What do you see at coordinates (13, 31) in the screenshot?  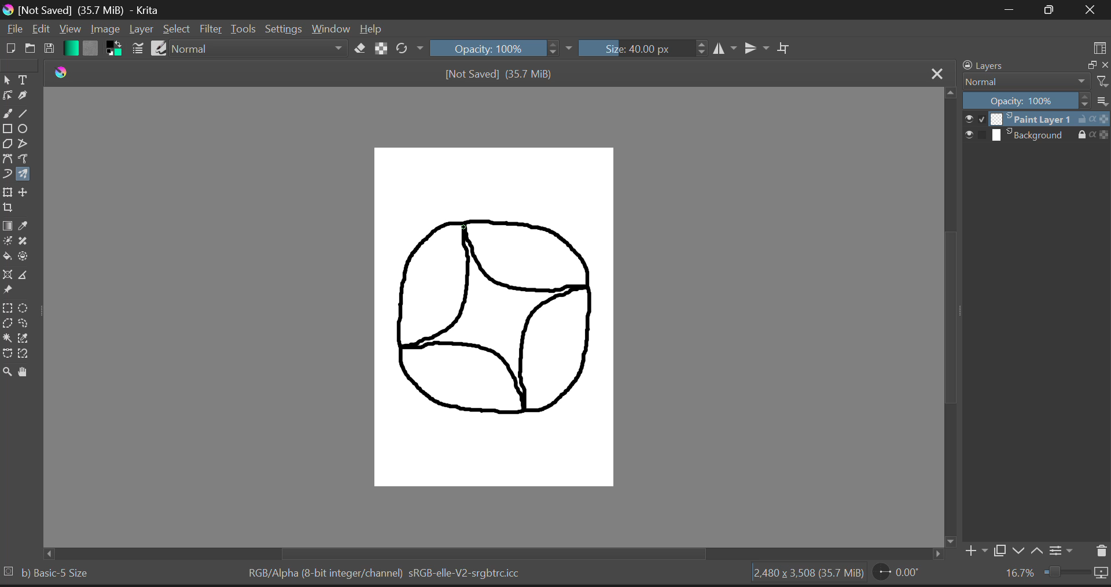 I see `File` at bounding box center [13, 31].